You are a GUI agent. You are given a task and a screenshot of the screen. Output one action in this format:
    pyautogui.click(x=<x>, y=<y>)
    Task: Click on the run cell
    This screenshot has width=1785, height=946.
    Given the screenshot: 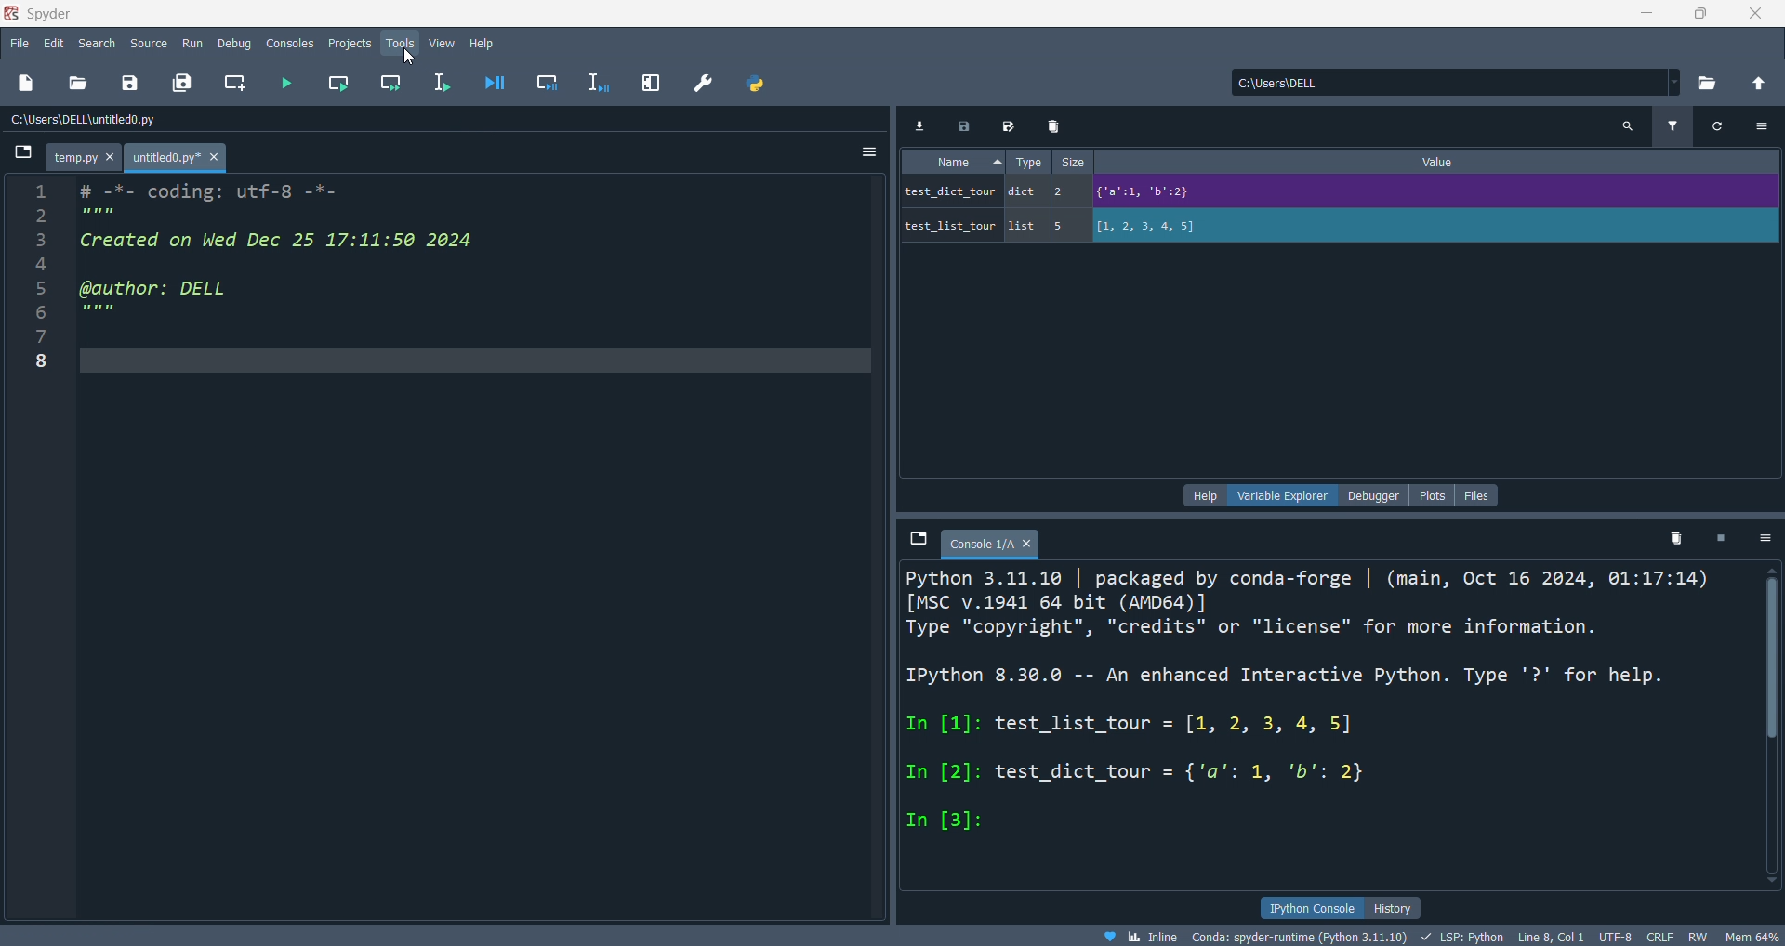 What is the action you would take?
    pyautogui.click(x=342, y=83)
    